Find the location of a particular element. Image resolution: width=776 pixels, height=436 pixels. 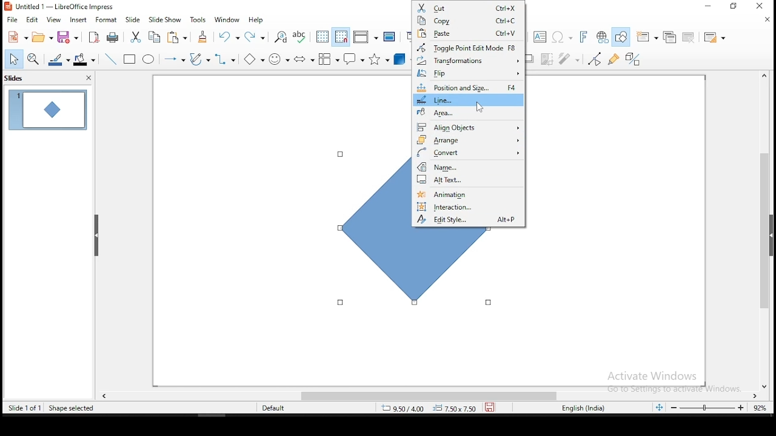

 is located at coordinates (584, 37).